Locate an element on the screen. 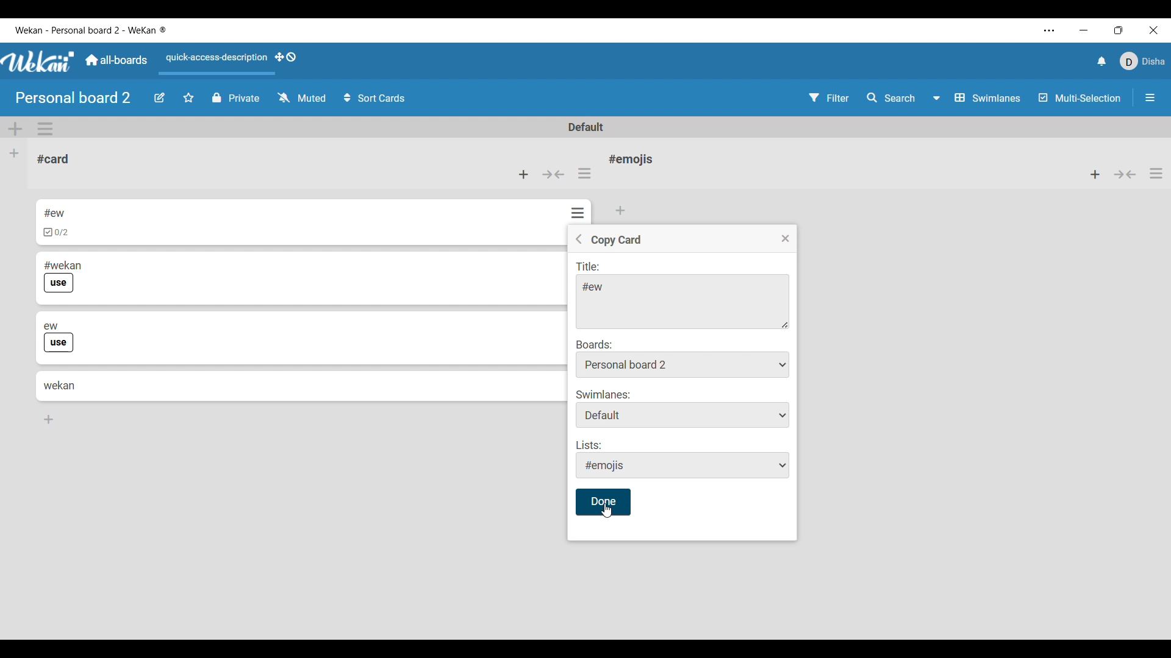 The width and height of the screenshot is (1171, 658). Board lists is located at coordinates (682, 364).